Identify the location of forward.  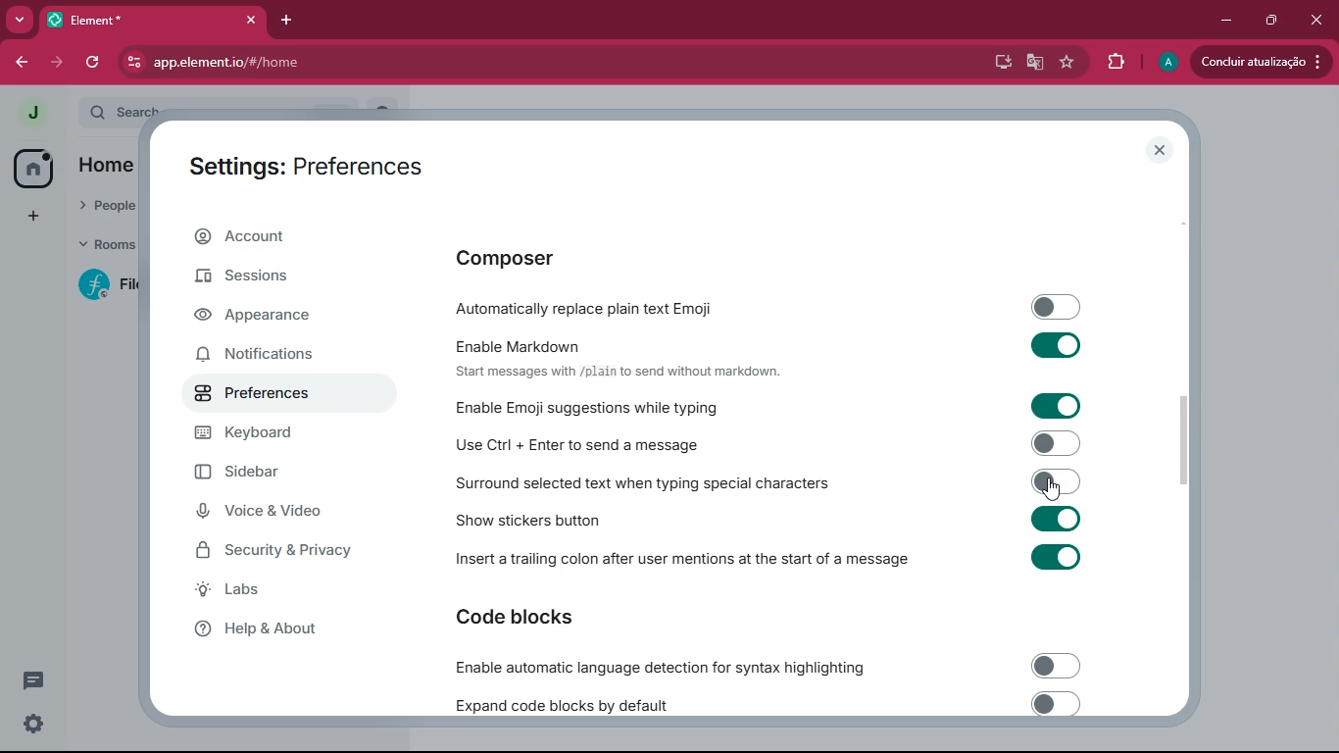
(55, 63).